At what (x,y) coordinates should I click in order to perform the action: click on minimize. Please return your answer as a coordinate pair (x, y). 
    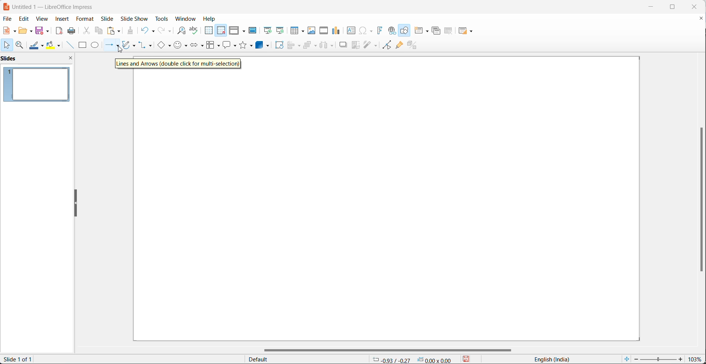
    Looking at the image, I should click on (651, 6).